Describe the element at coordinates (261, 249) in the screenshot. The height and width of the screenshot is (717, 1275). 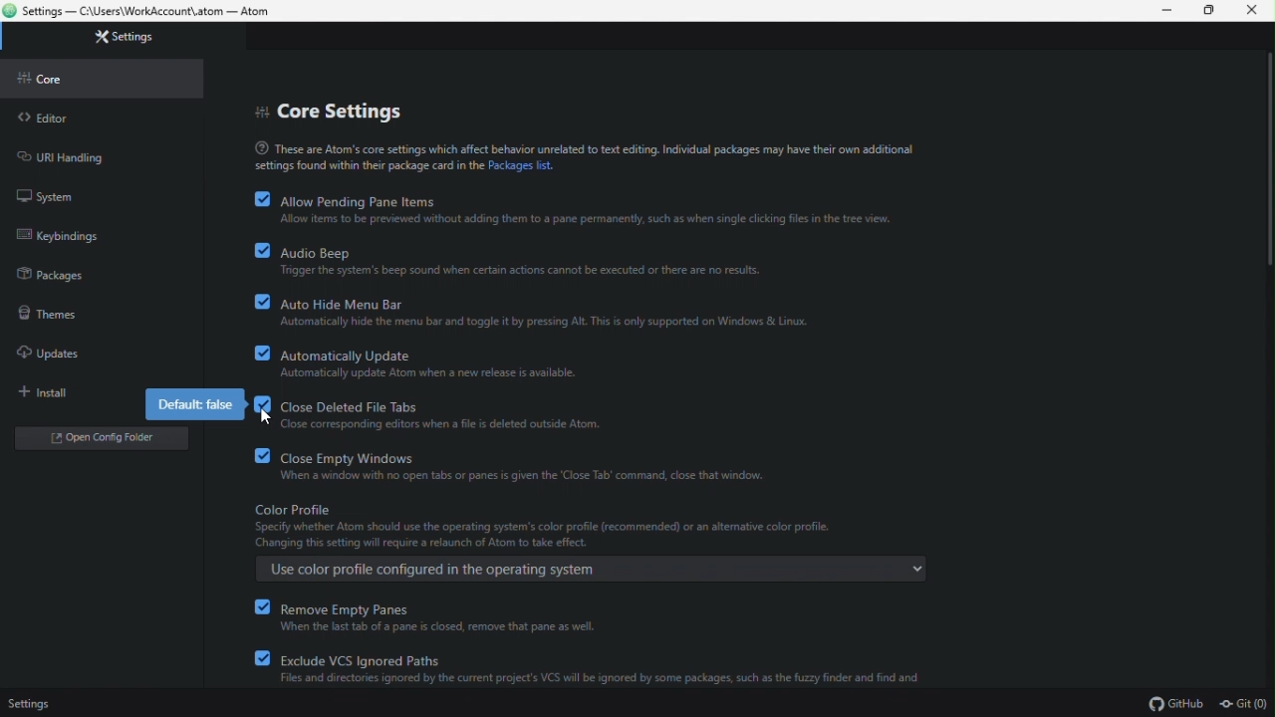
I see `checkbox` at that location.